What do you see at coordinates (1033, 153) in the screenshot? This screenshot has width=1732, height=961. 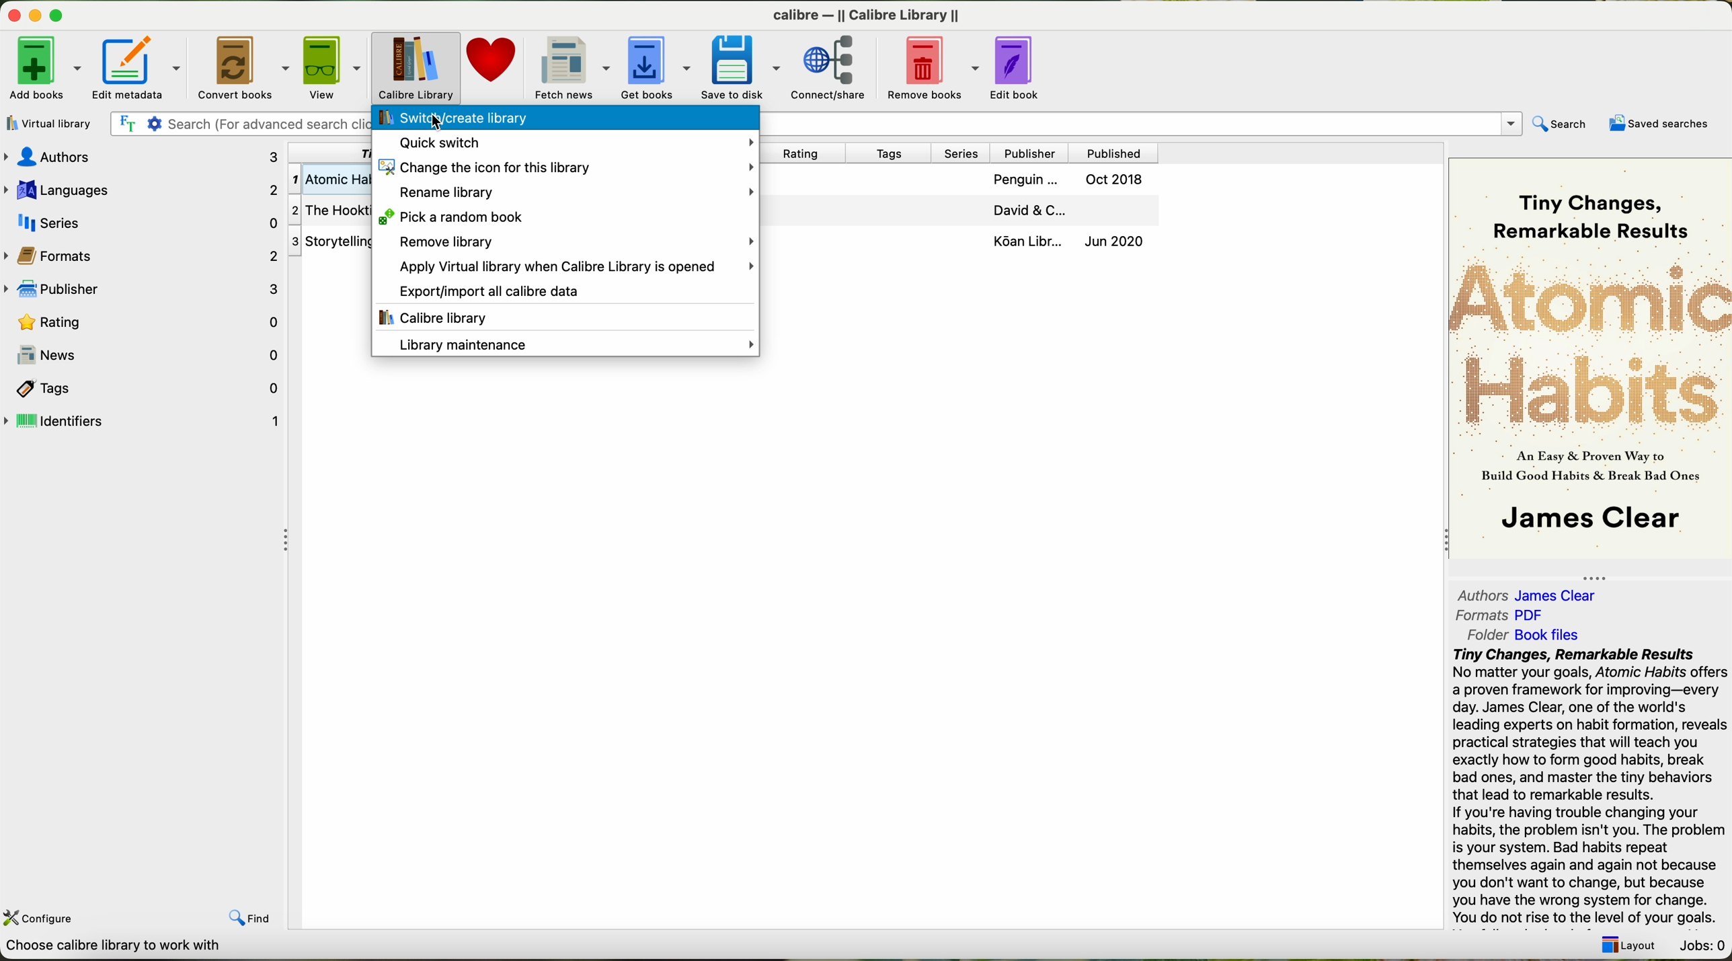 I see `publisher` at bounding box center [1033, 153].